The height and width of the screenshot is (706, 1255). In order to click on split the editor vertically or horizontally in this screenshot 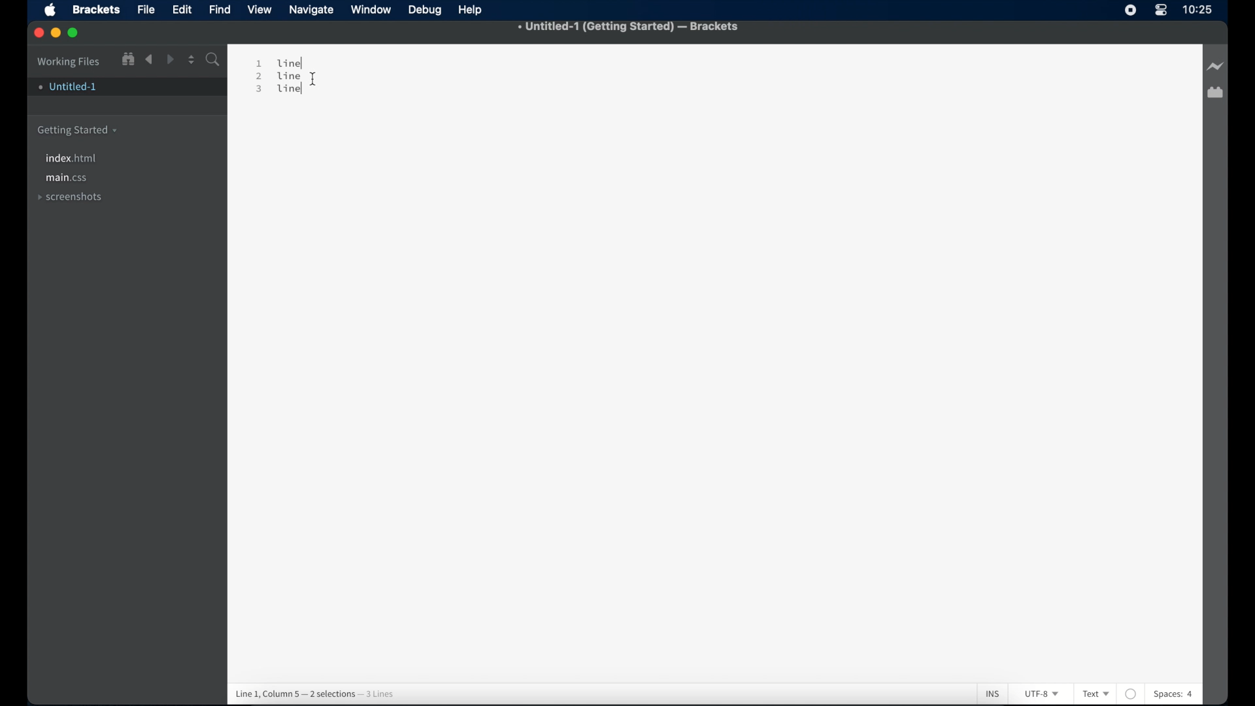, I will do `click(192, 60)`.